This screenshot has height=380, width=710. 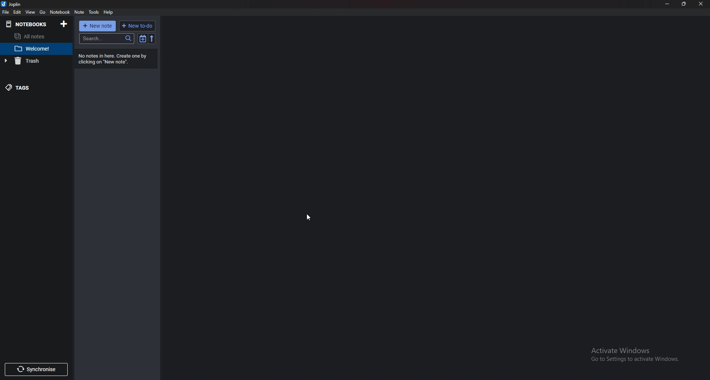 I want to click on New note, so click(x=98, y=26).